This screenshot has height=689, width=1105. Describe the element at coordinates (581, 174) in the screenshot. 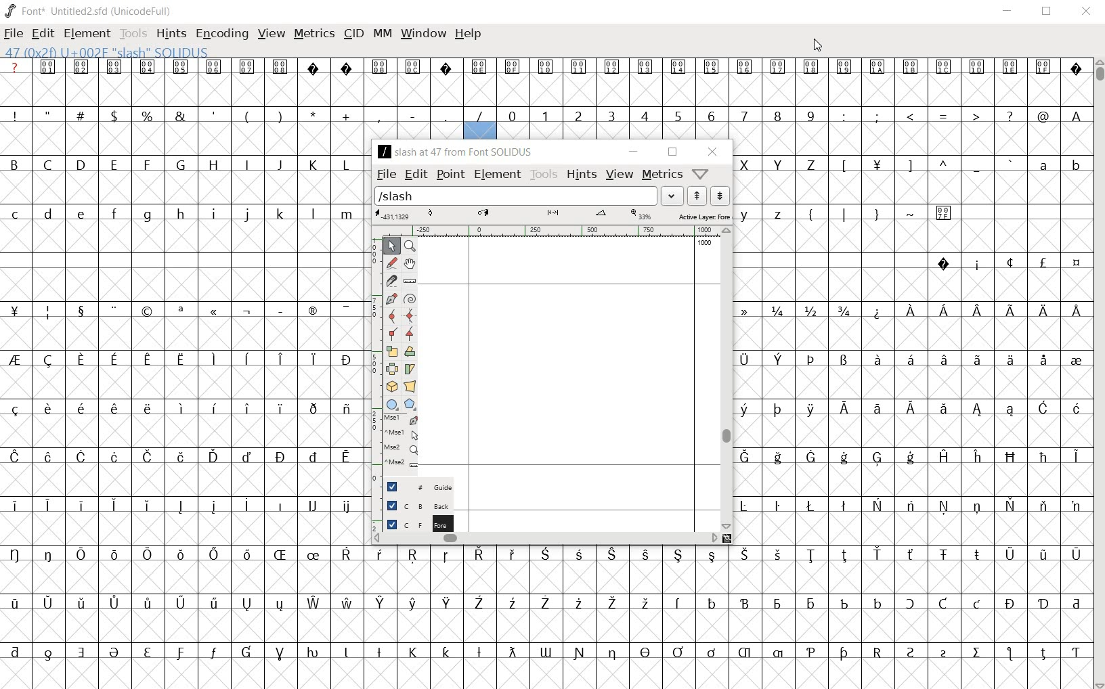

I see `hints` at that location.